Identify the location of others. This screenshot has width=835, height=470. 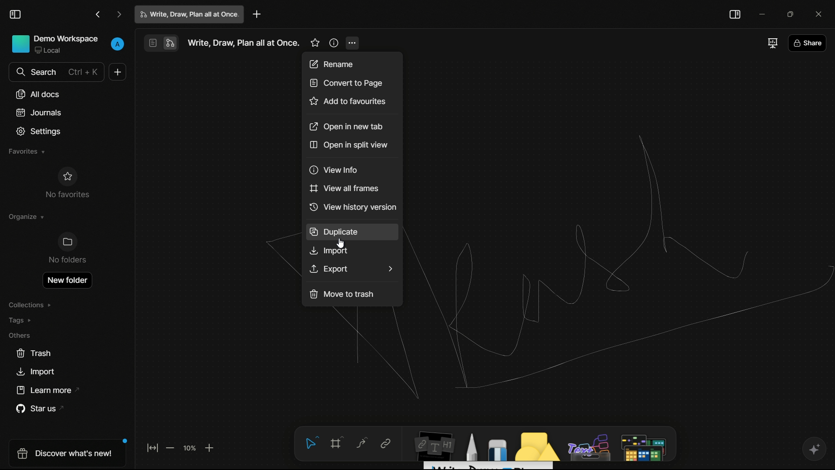
(589, 445).